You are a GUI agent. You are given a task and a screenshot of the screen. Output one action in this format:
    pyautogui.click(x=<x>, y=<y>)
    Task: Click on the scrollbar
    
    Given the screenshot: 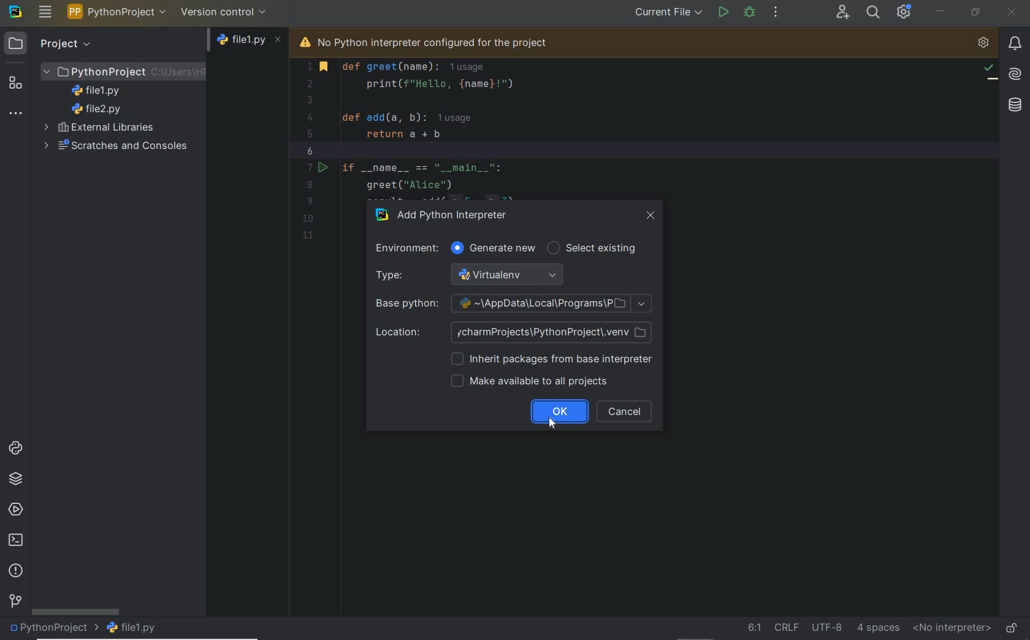 What is the action you would take?
    pyautogui.click(x=75, y=611)
    